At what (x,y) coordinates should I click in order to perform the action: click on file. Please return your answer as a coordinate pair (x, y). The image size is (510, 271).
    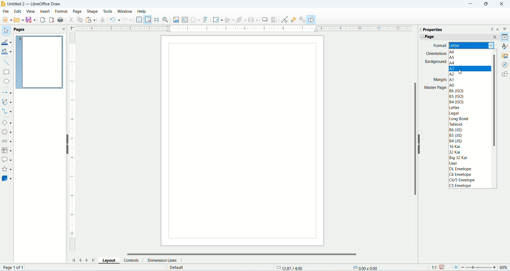
    Looking at the image, I should click on (6, 11).